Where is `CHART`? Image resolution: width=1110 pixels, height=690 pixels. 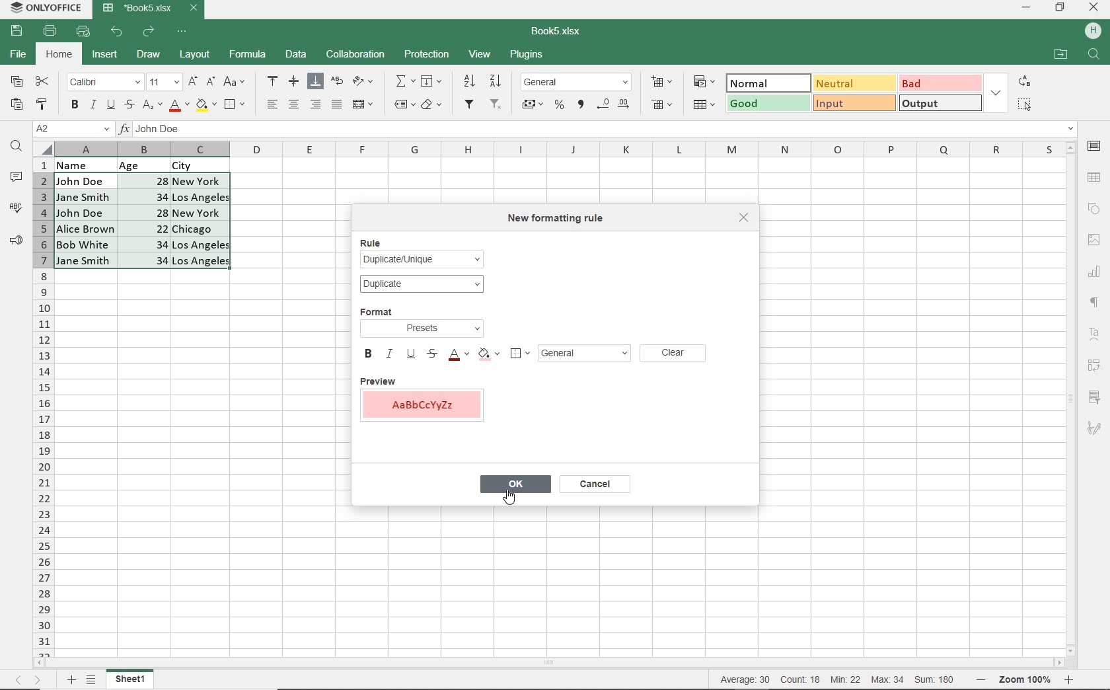
CHART is located at coordinates (1095, 271).